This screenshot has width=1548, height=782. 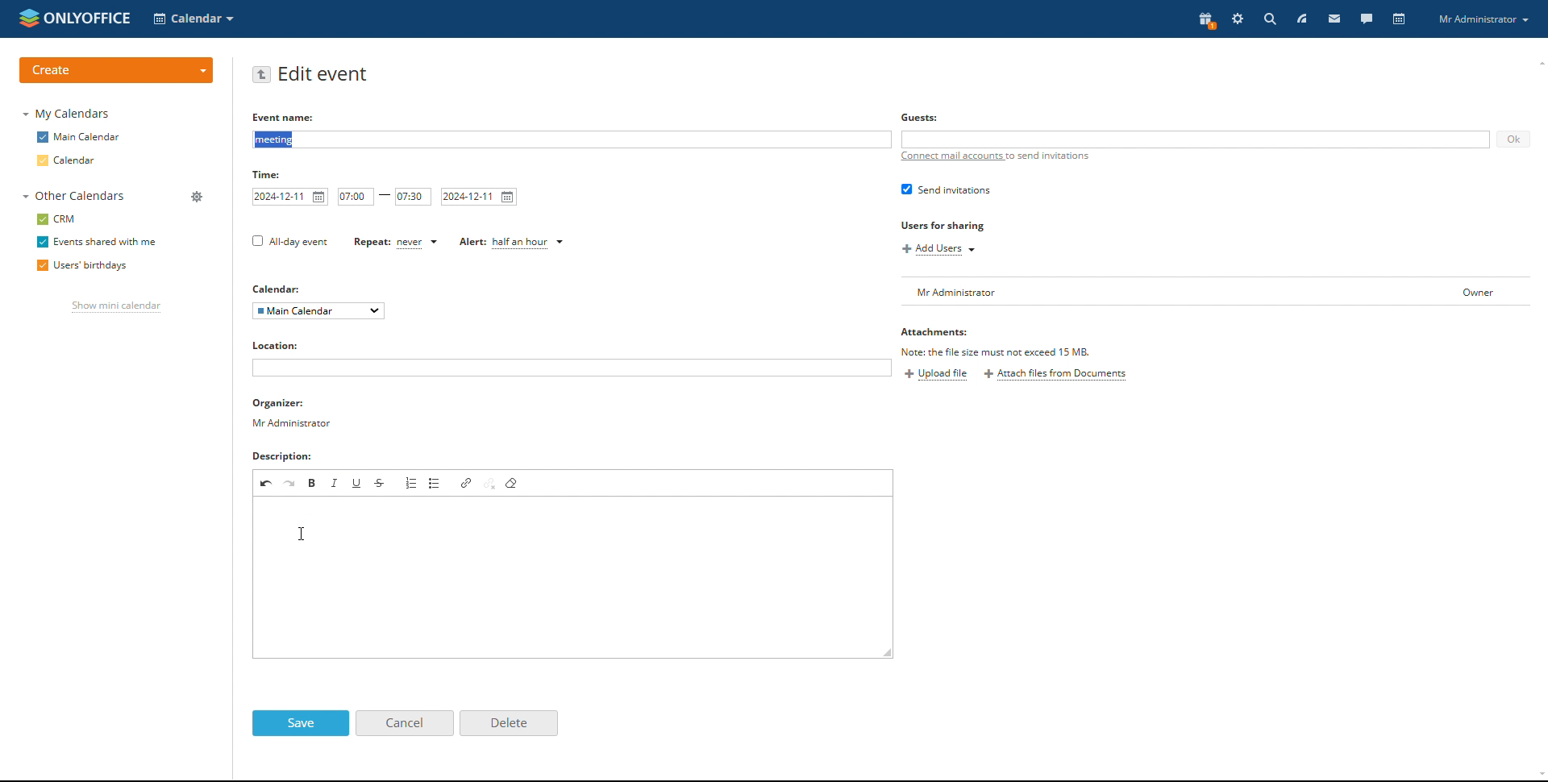 I want to click on Location:, so click(x=277, y=347).